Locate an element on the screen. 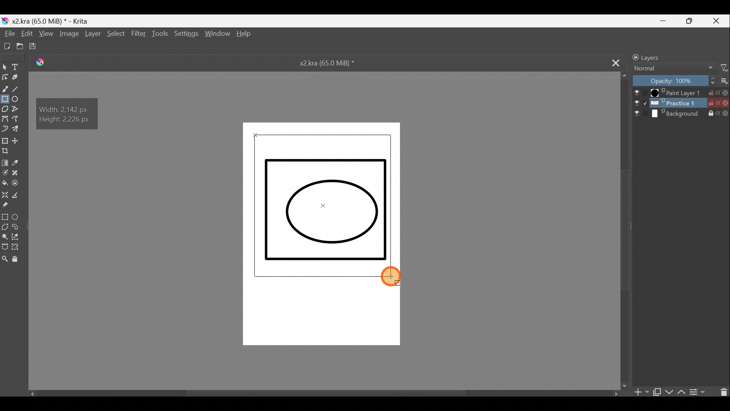 The image size is (730, 411). Smart patch tool is located at coordinates (18, 174).